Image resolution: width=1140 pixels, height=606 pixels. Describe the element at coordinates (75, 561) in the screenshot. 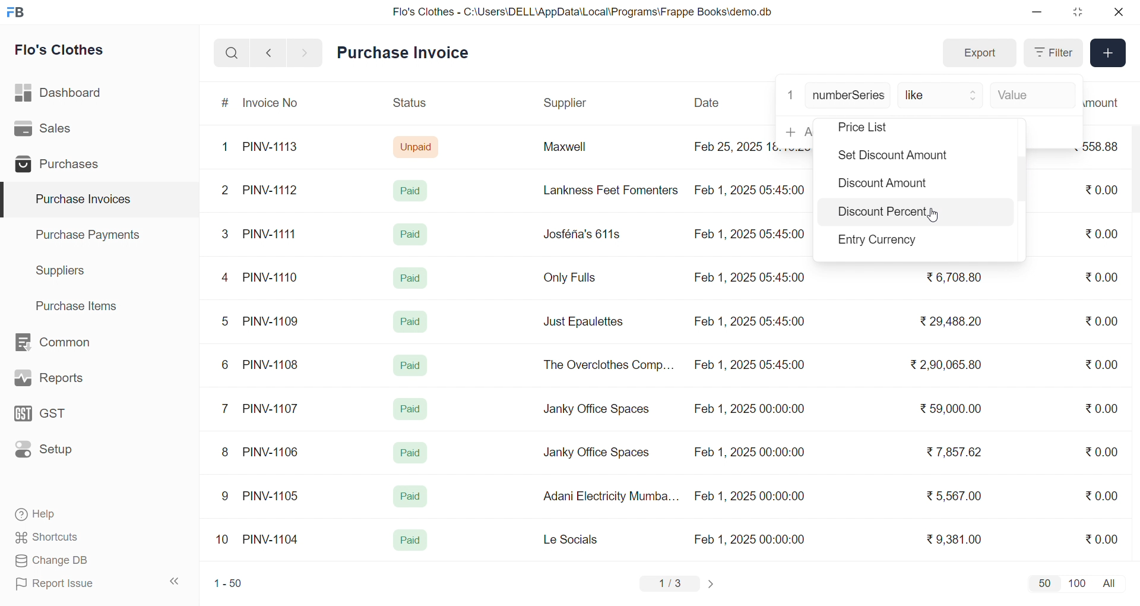

I see `Change DB` at that location.